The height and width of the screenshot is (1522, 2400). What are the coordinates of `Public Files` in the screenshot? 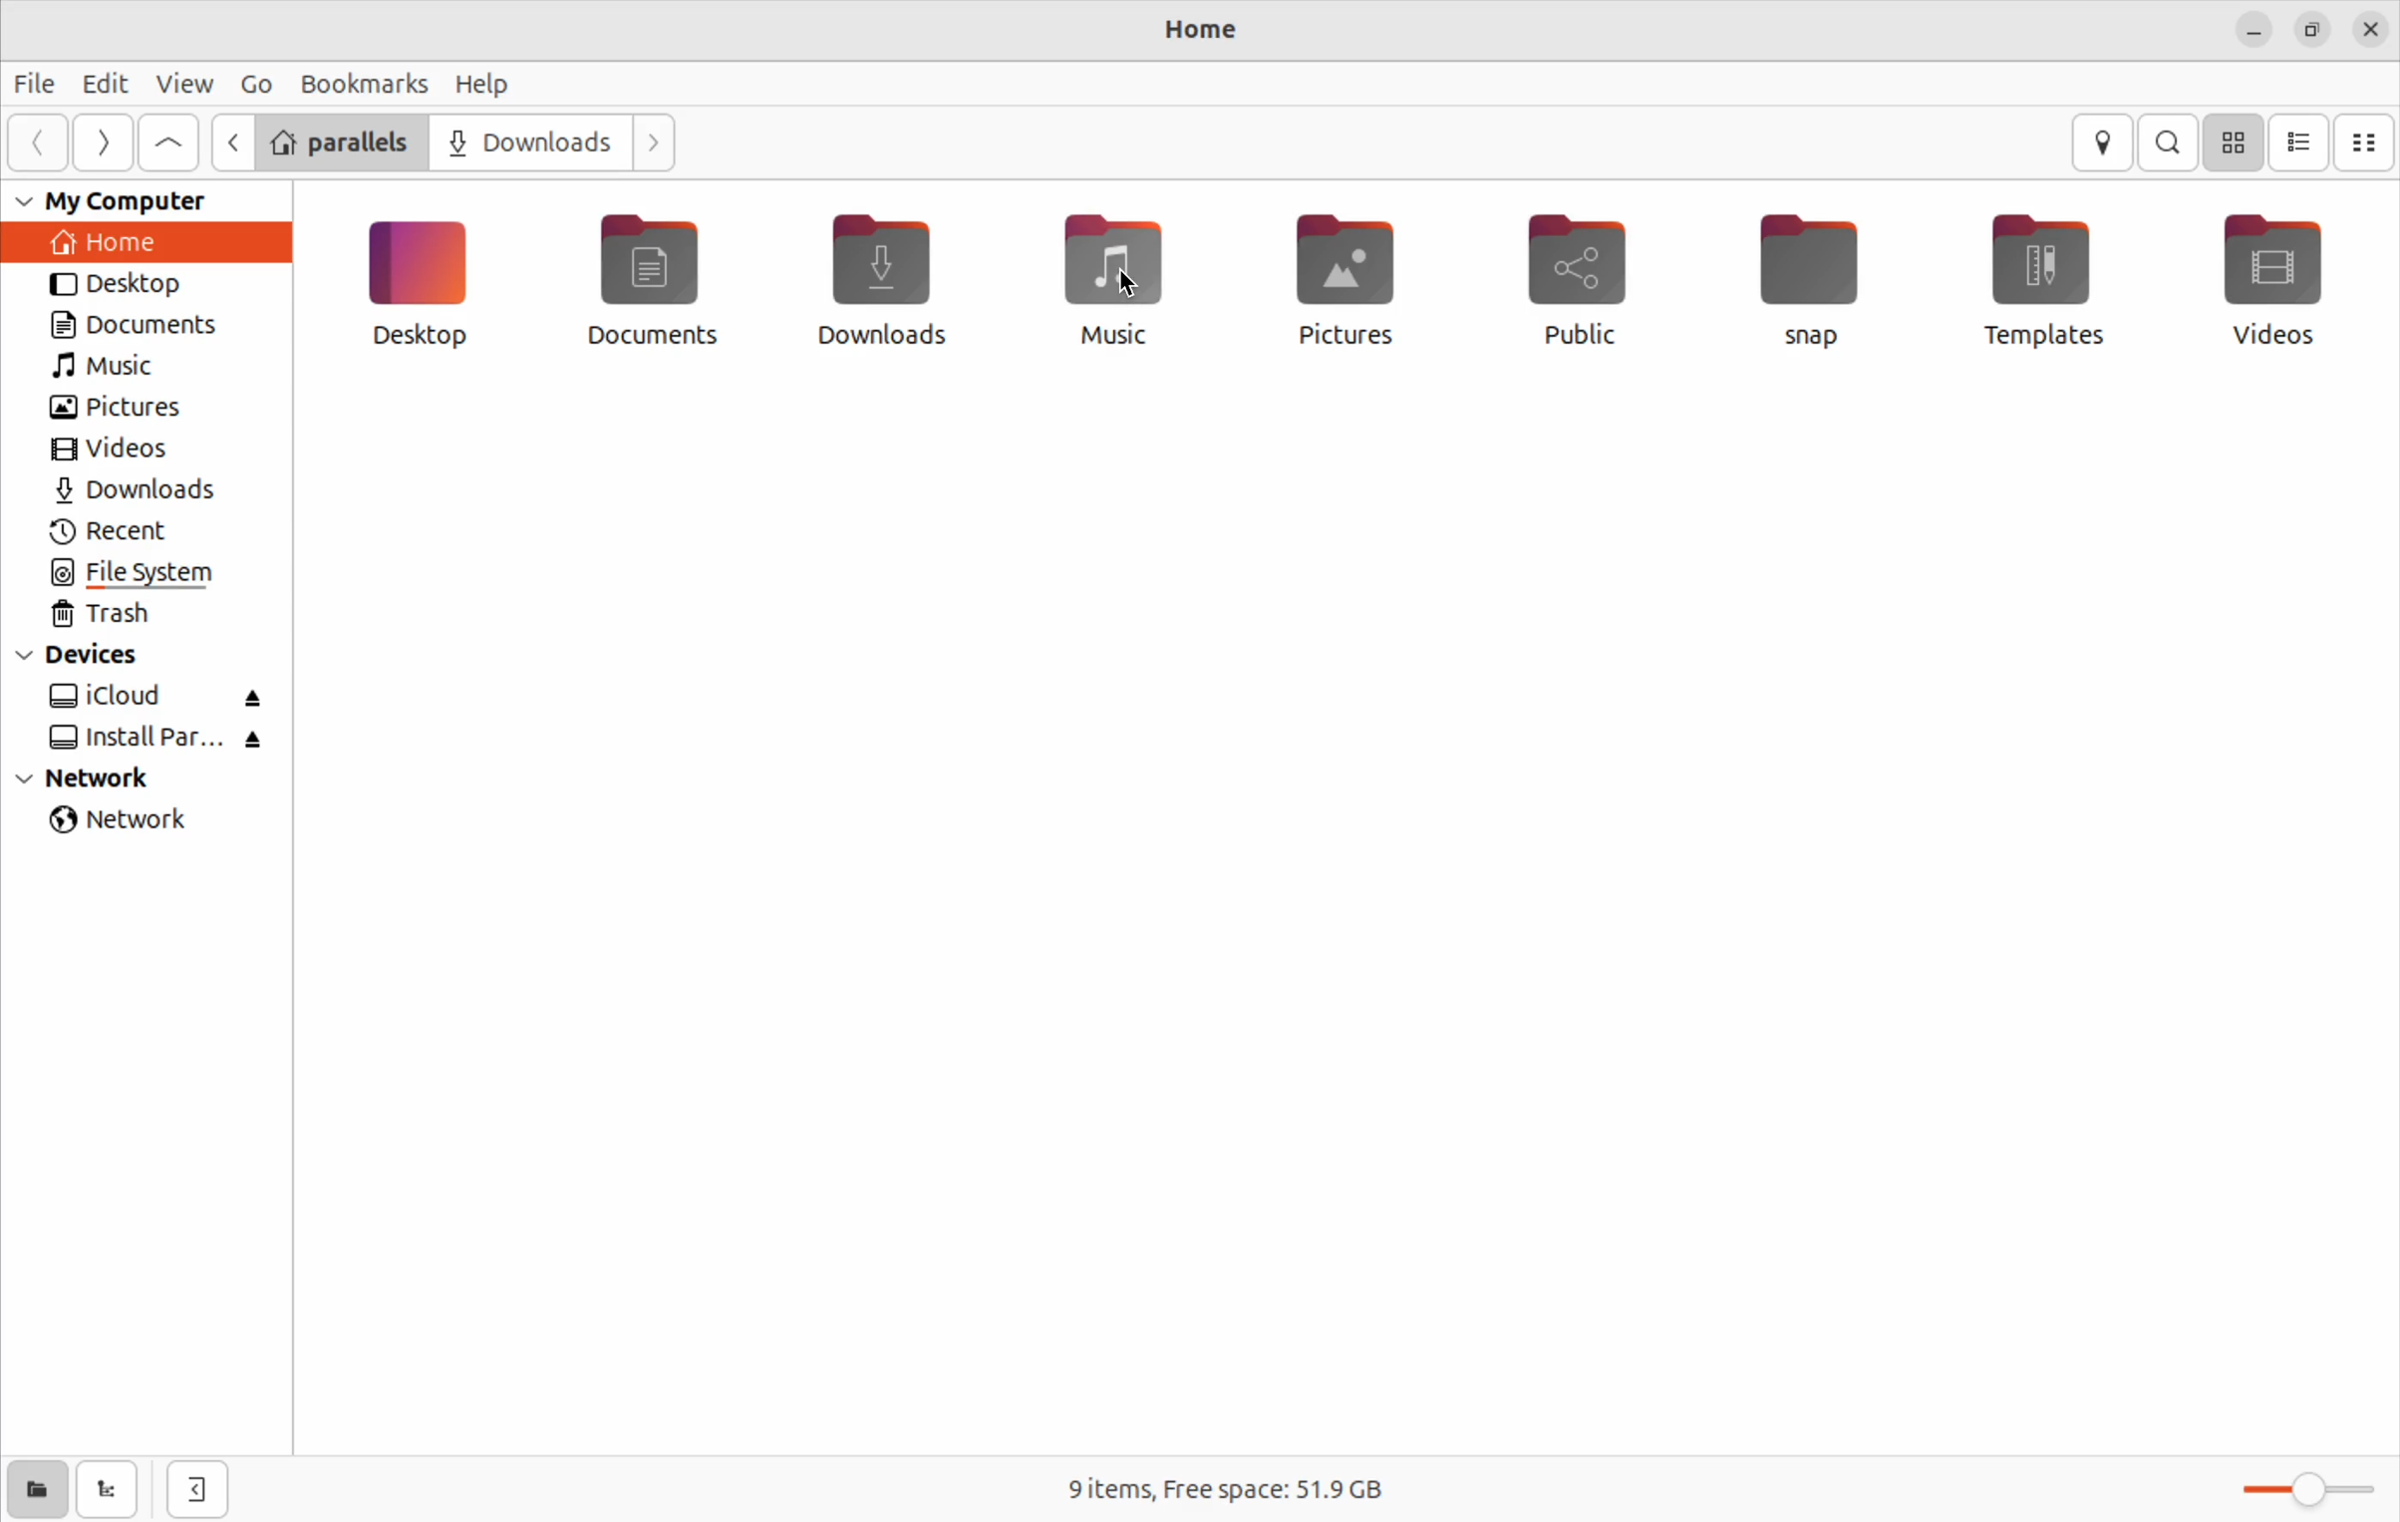 It's located at (1564, 276).